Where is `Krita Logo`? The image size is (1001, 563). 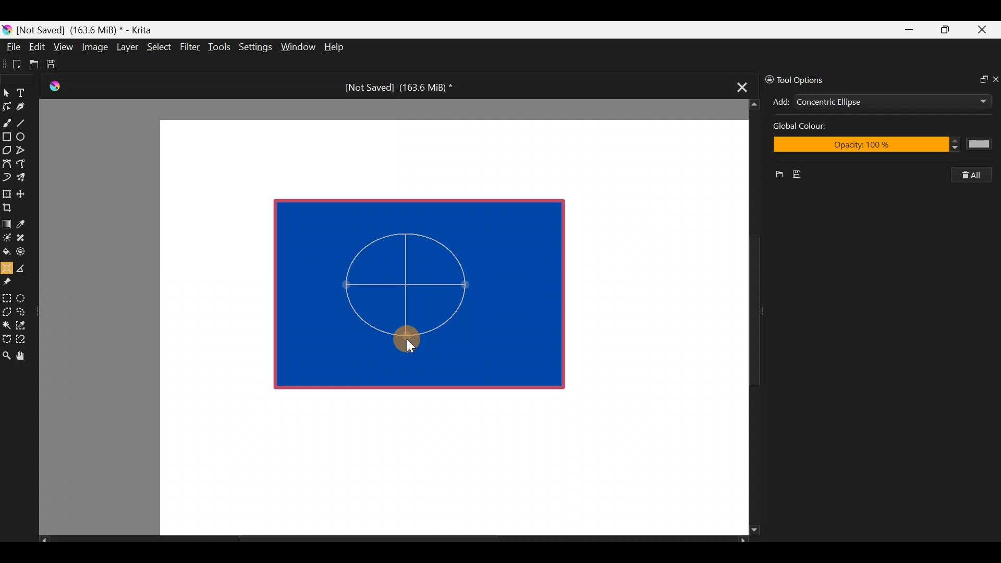 Krita Logo is located at coordinates (53, 86).